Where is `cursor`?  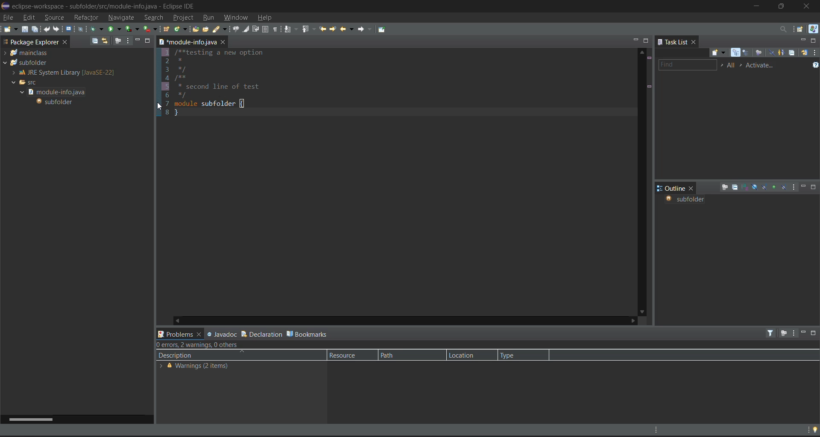
cursor is located at coordinates (160, 106).